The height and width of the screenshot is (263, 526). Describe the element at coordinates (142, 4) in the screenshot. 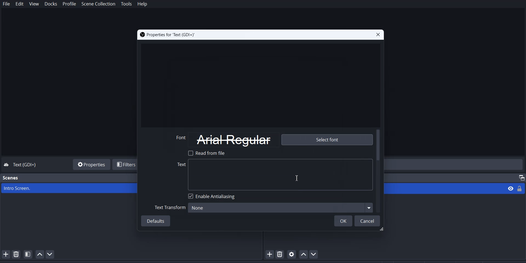

I see `Help` at that location.